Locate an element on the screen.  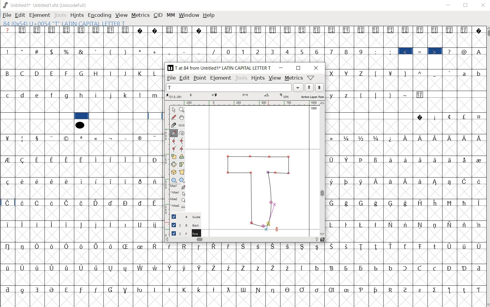
Symbol is located at coordinates (8, 225).